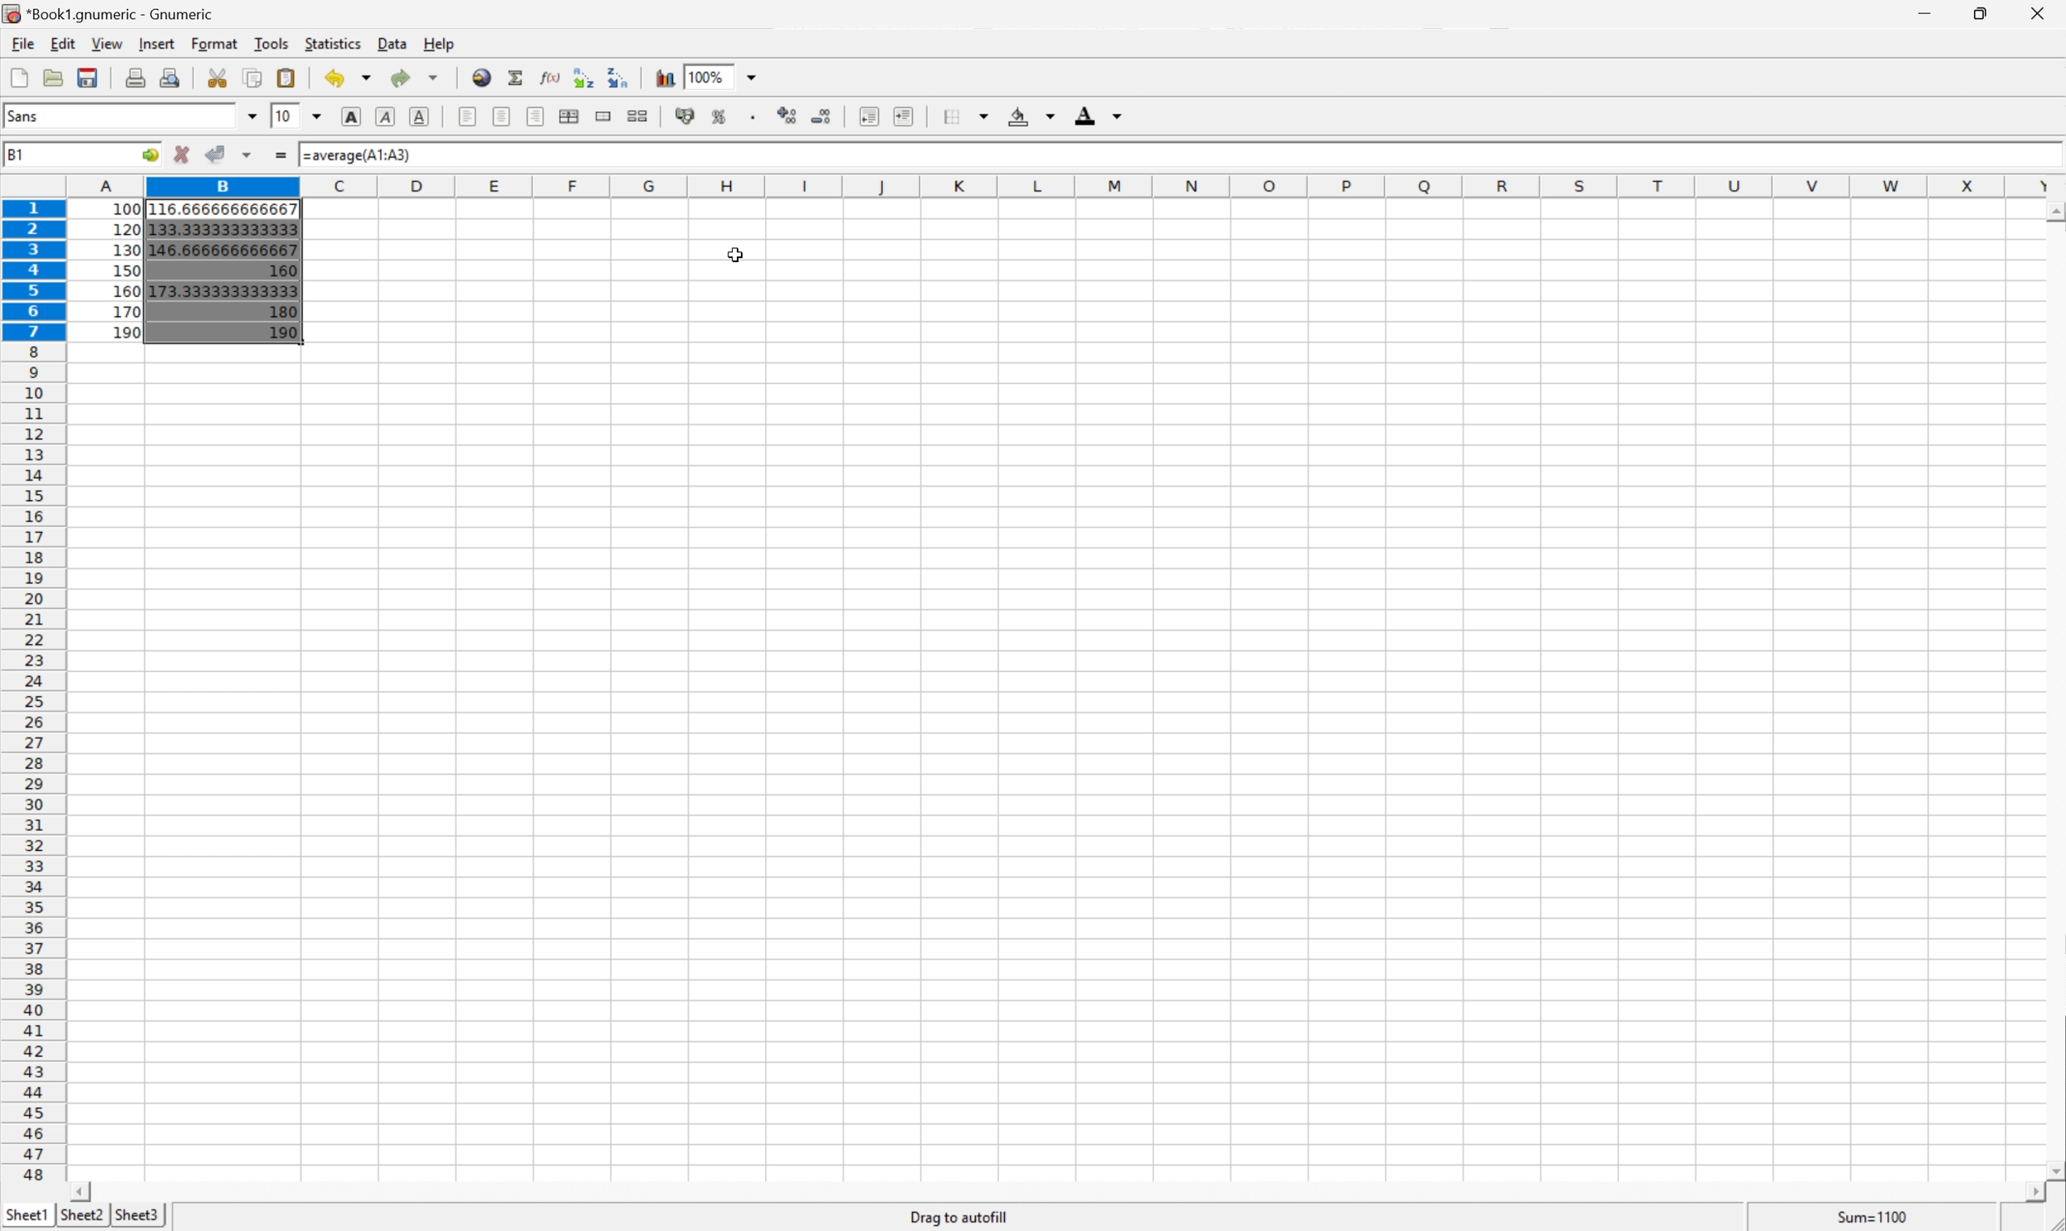 This screenshot has height=1231, width=2066. What do you see at coordinates (93, 77) in the screenshot?
I see `Save current workbook` at bounding box center [93, 77].